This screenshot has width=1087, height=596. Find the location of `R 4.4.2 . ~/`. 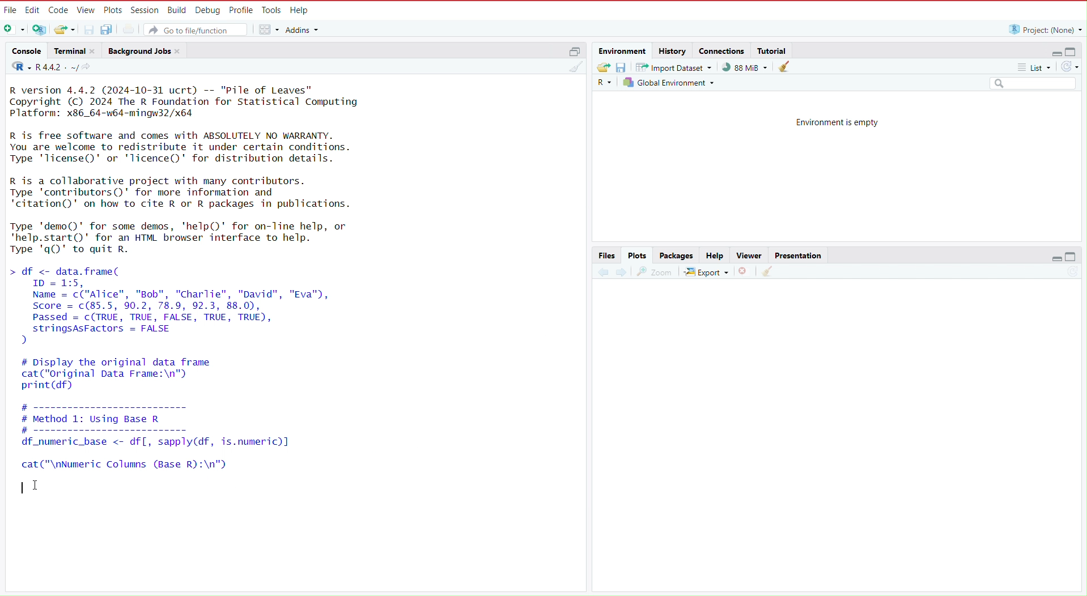

R 4.4.2 . ~/ is located at coordinates (56, 66).